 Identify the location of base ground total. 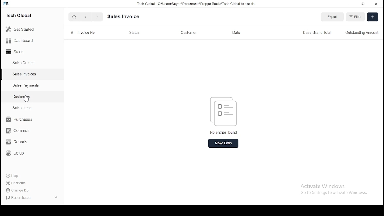
(317, 33).